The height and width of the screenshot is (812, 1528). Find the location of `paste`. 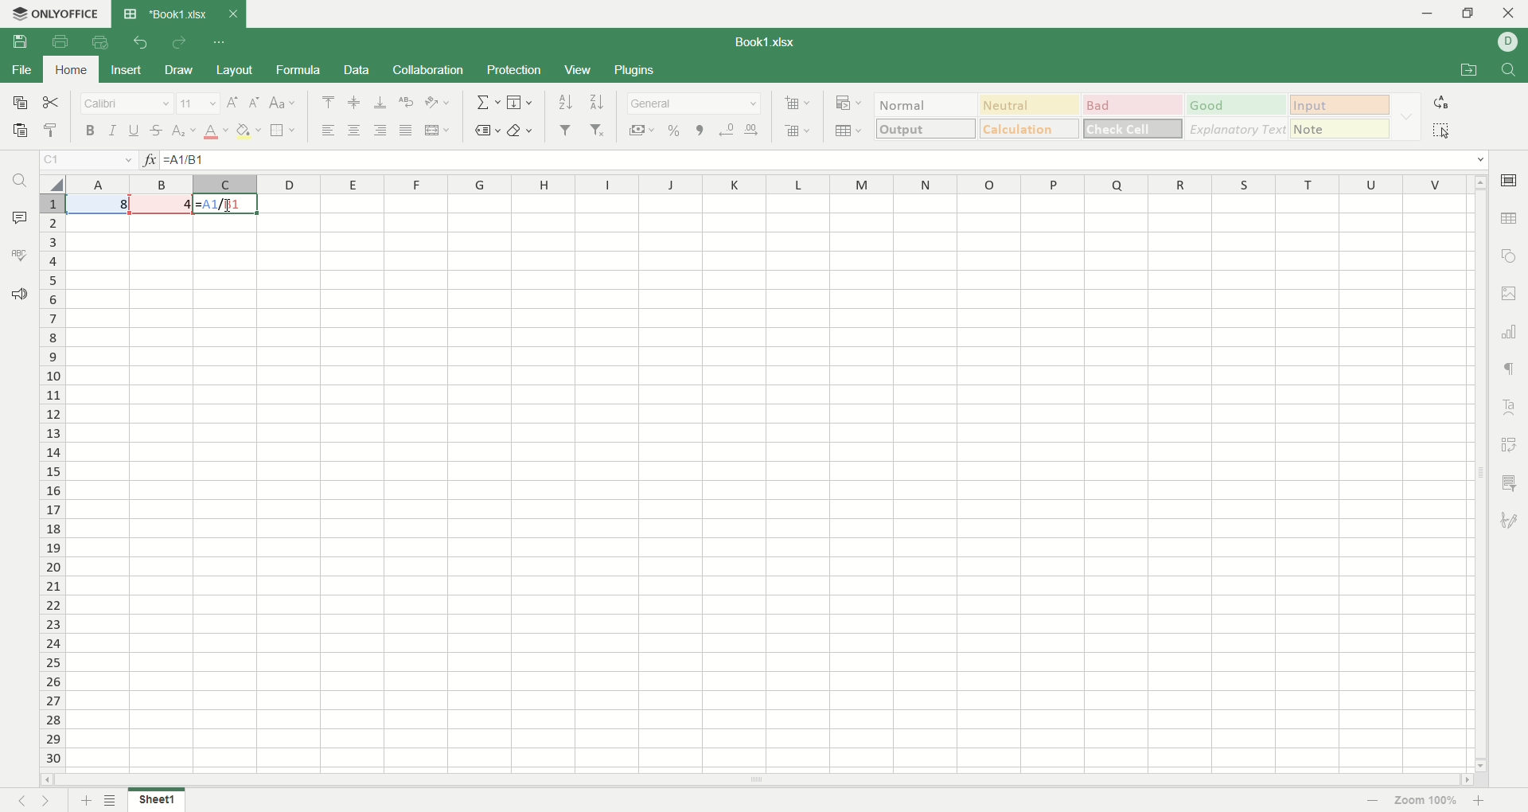

paste is located at coordinates (20, 129).